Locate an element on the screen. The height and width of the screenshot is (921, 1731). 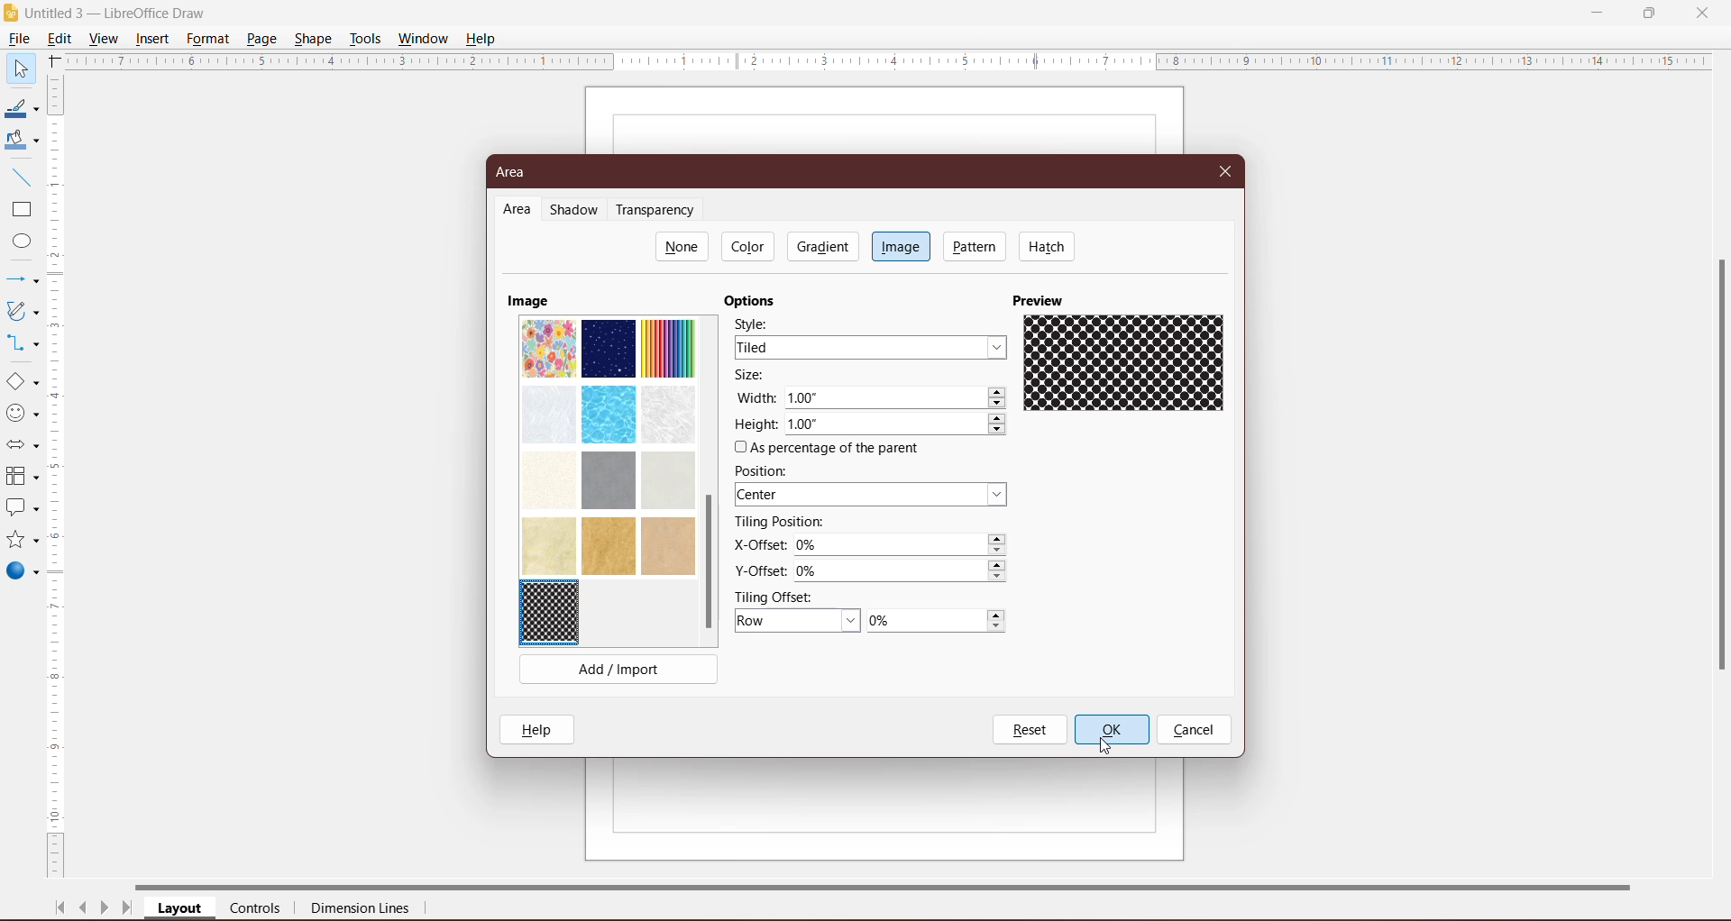
OK is located at coordinates (1111, 730).